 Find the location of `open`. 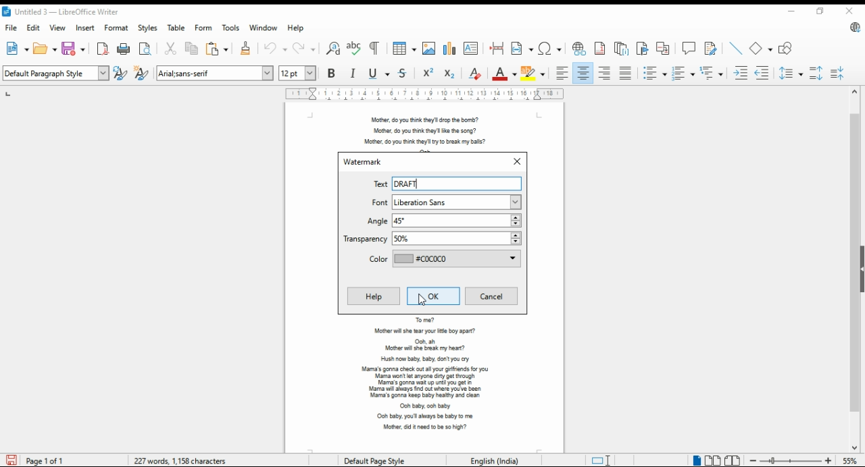

open is located at coordinates (45, 49).